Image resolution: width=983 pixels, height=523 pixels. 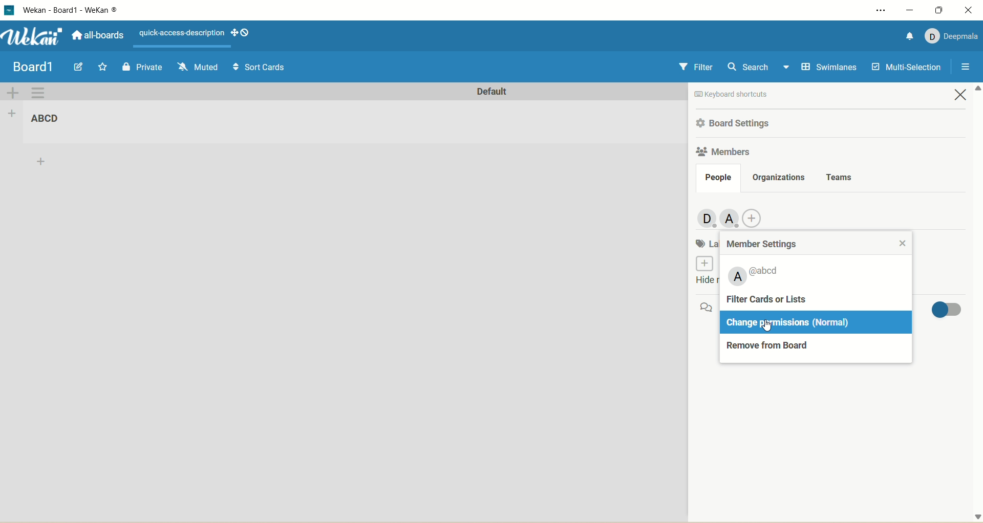 What do you see at coordinates (908, 10) in the screenshot?
I see `minimize` at bounding box center [908, 10].